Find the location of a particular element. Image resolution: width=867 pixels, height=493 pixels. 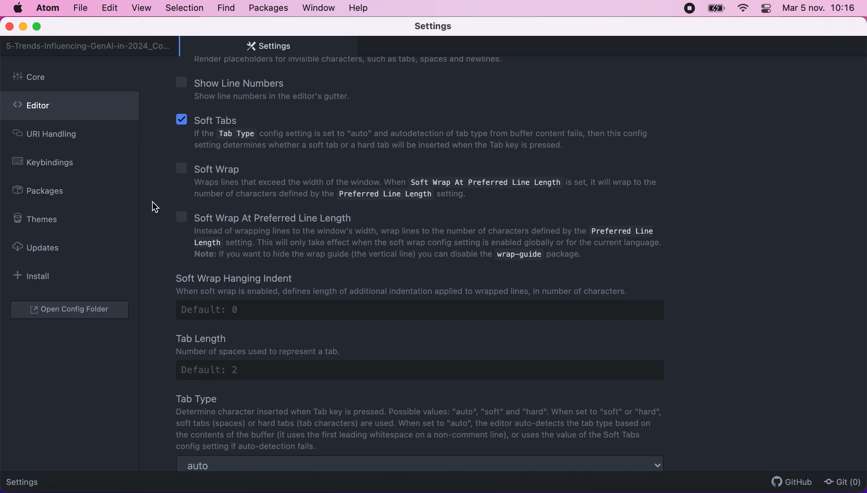

core is located at coordinates (71, 78).